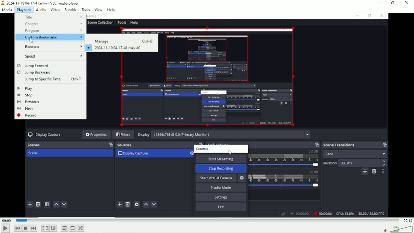 The width and height of the screenshot is (414, 233). I want to click on Speed, so click(52, 56).